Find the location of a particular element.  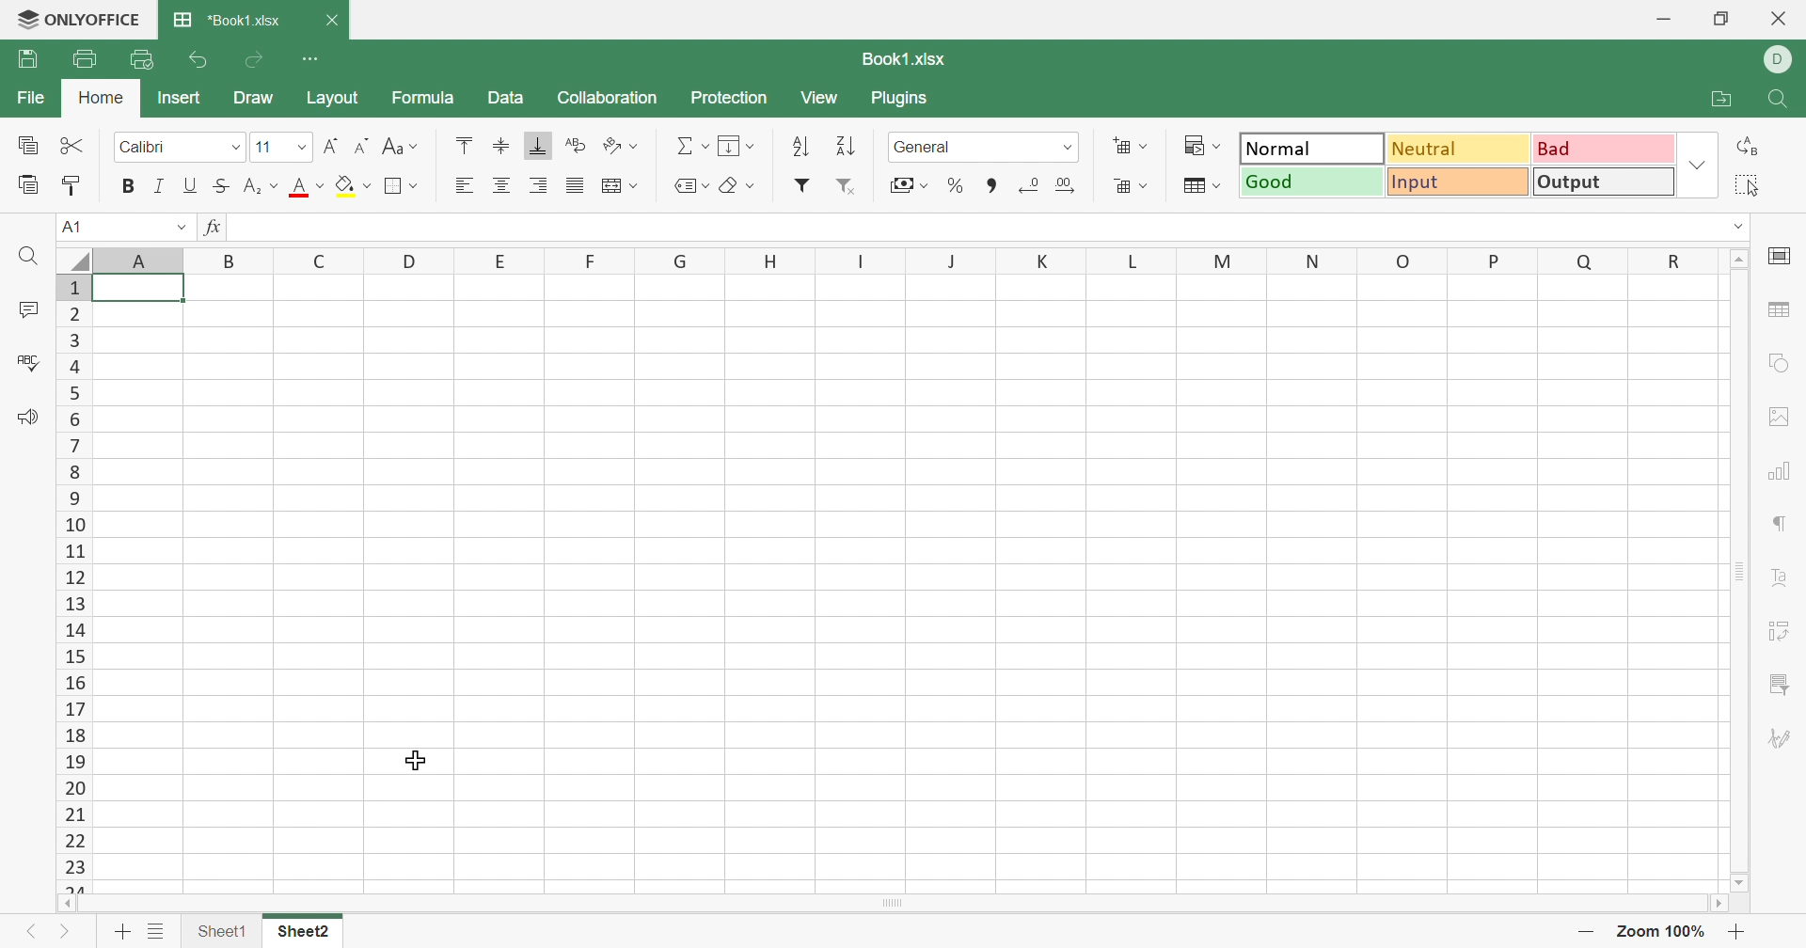

L is located at coordinates (1135, 261).